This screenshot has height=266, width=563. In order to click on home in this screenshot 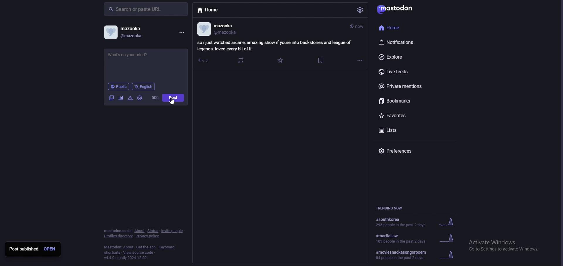, I will do `click(401, 28)`.